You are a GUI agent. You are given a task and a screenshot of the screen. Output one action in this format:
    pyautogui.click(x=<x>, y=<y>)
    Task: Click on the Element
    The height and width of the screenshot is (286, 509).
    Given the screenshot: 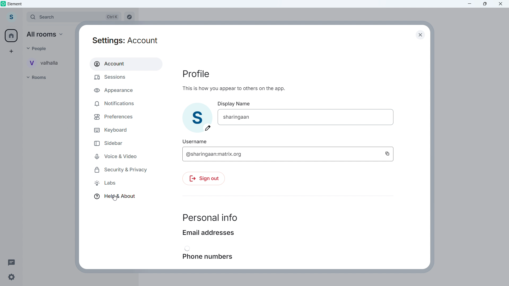 What is the action you would take?
    pyautogui.click(x=15, y=4)
    